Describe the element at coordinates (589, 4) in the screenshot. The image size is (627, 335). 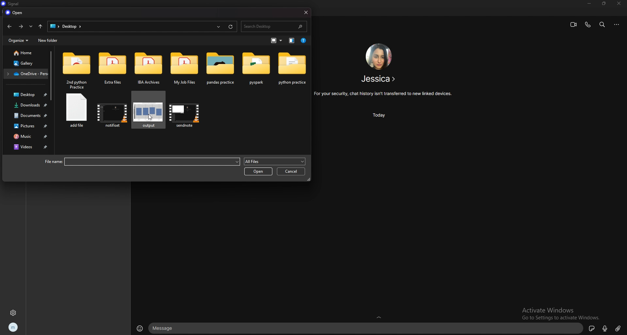
I see `minimize` at that location.